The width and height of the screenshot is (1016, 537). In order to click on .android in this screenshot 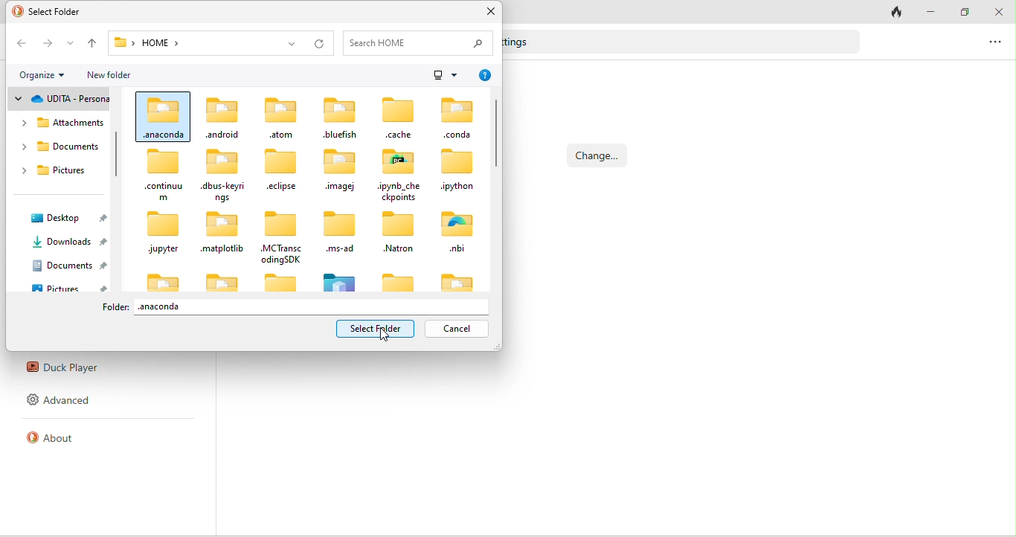, I will do `click(223, 116)`.